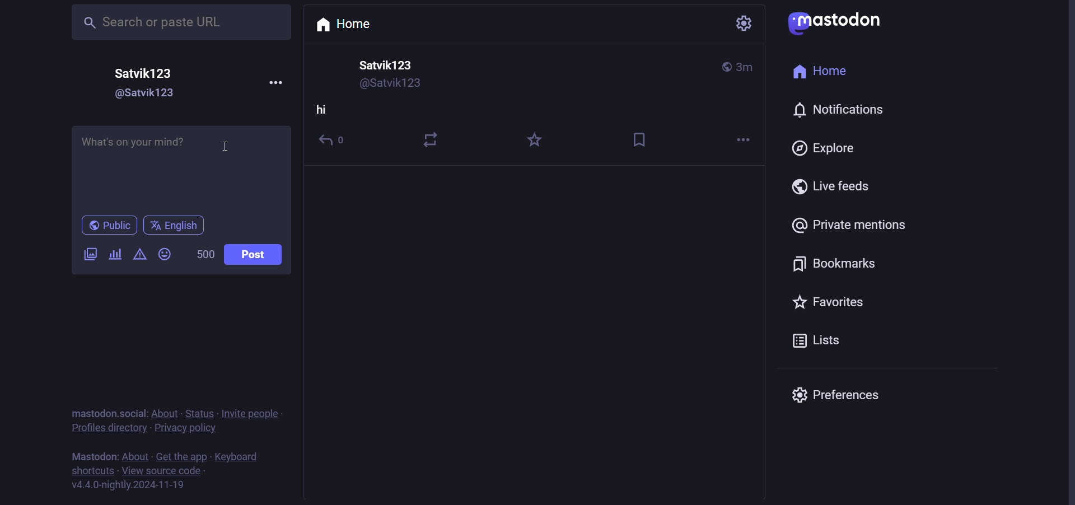 The height and width of the screenshot is (505, 1075). Describe the element at coordinates (237, 143) in the screenshot. I see `cursor` at that location.